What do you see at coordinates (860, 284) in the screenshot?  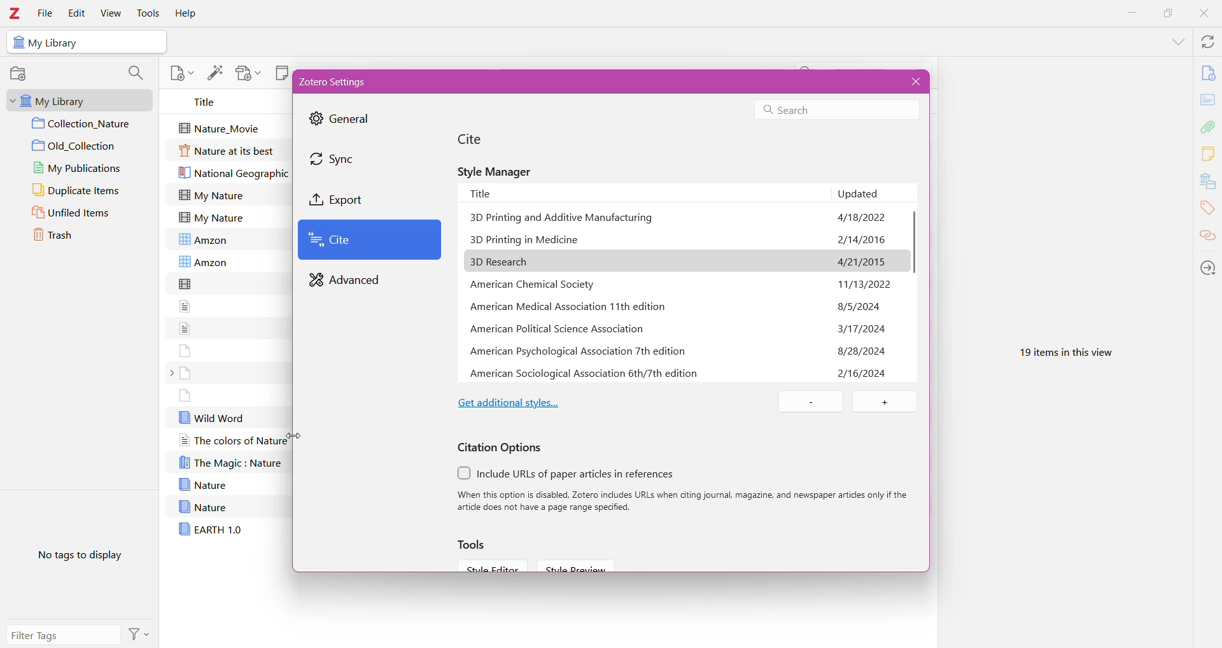 I see `8/5/2024` at bounding box center [860, 284].